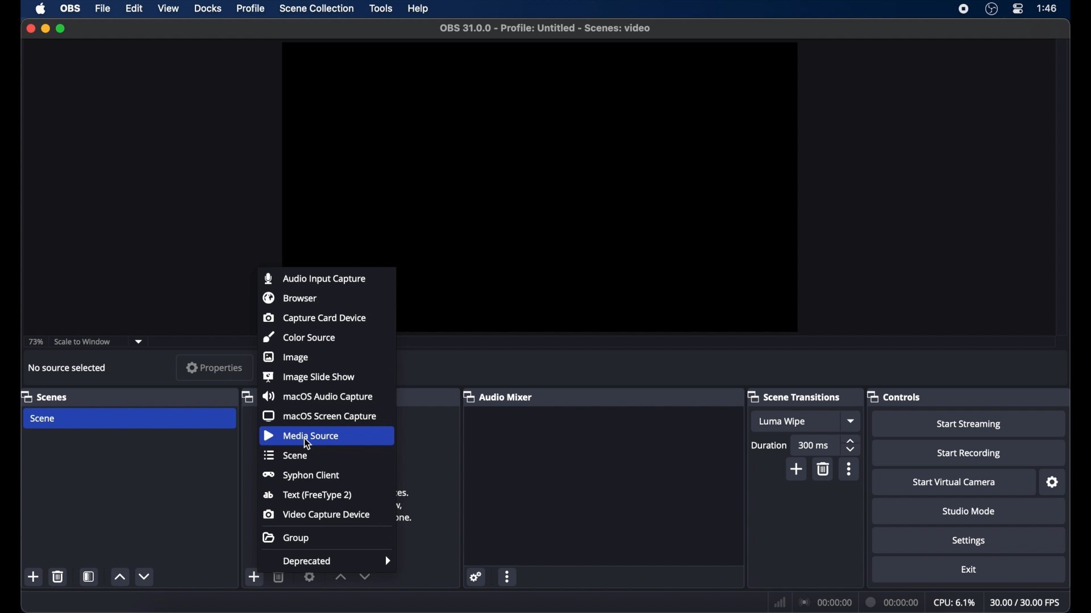 This screenshot has height=613, width=1091. What do you see at coordinates (814, 445) in the screenshot?
I see `300 ms` at bounding box center [814, 445].